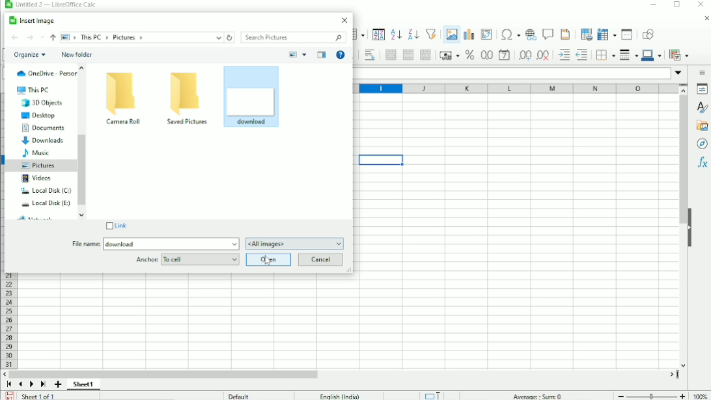  Describe the element at coordinates (701, 143) in the screenshot. I see `Navigator` at that location.